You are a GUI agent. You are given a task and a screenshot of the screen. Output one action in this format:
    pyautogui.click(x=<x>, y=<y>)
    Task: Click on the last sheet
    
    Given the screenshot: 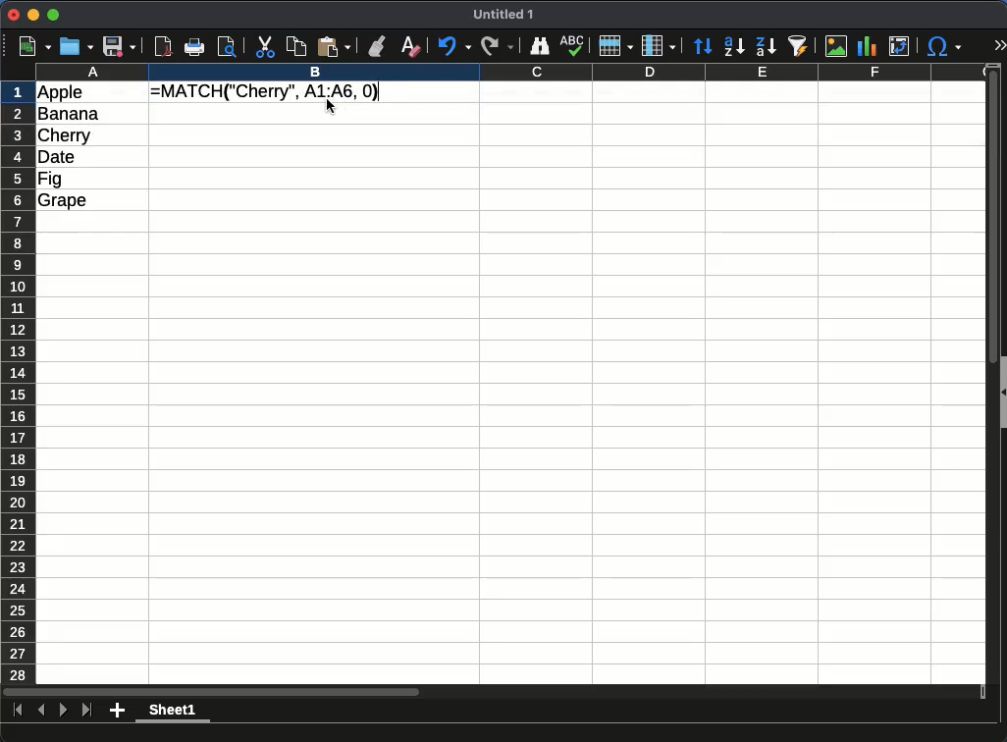 What is the action you would take?
    pyautogui.click(x=87, y=711)
    